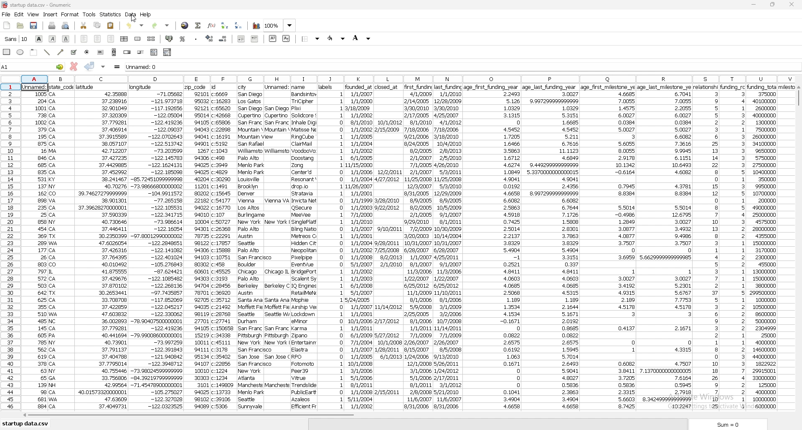 The width and height of the screenshot is (802, 430). Describe the element at coordinates (388, 245) in the screenshot. I see `data` at that location.